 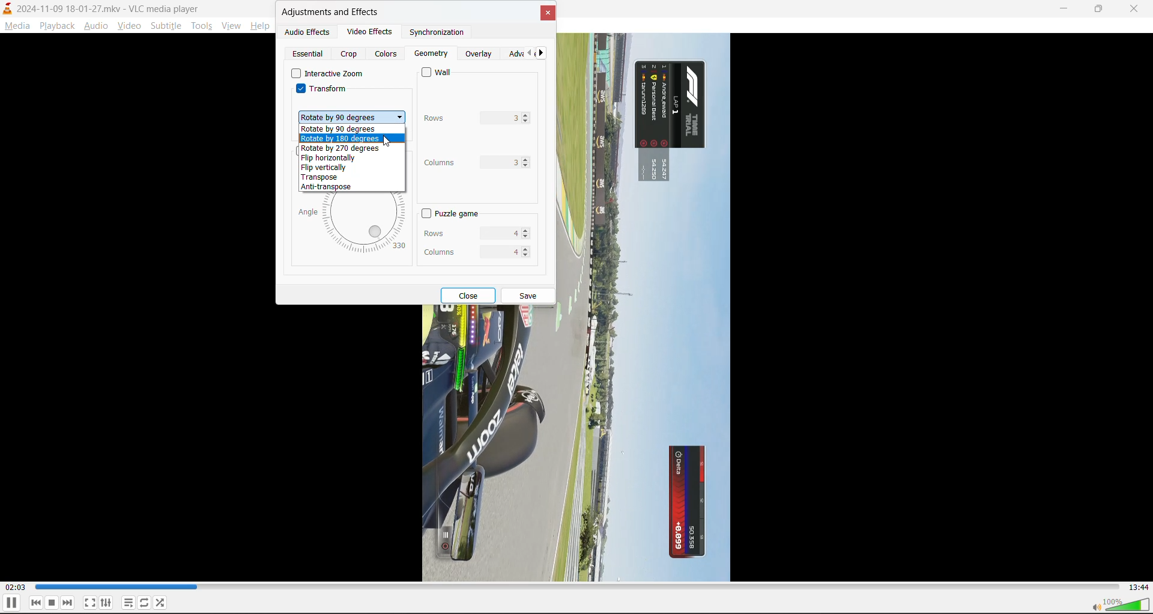 I want to click on random, so click(x=161, y=602).